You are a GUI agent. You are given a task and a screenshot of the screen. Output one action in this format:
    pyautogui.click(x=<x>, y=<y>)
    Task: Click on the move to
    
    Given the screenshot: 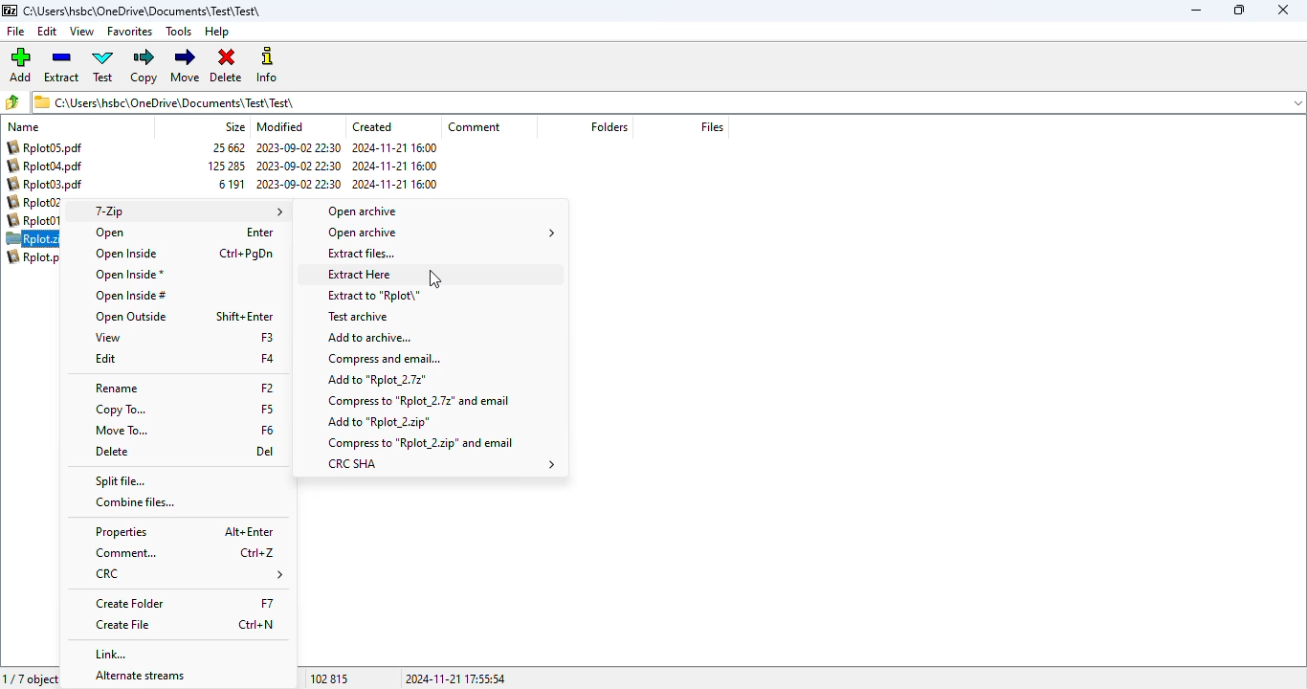 What is the action you would take?
    pyautogui.click(x=121, y=430)
    